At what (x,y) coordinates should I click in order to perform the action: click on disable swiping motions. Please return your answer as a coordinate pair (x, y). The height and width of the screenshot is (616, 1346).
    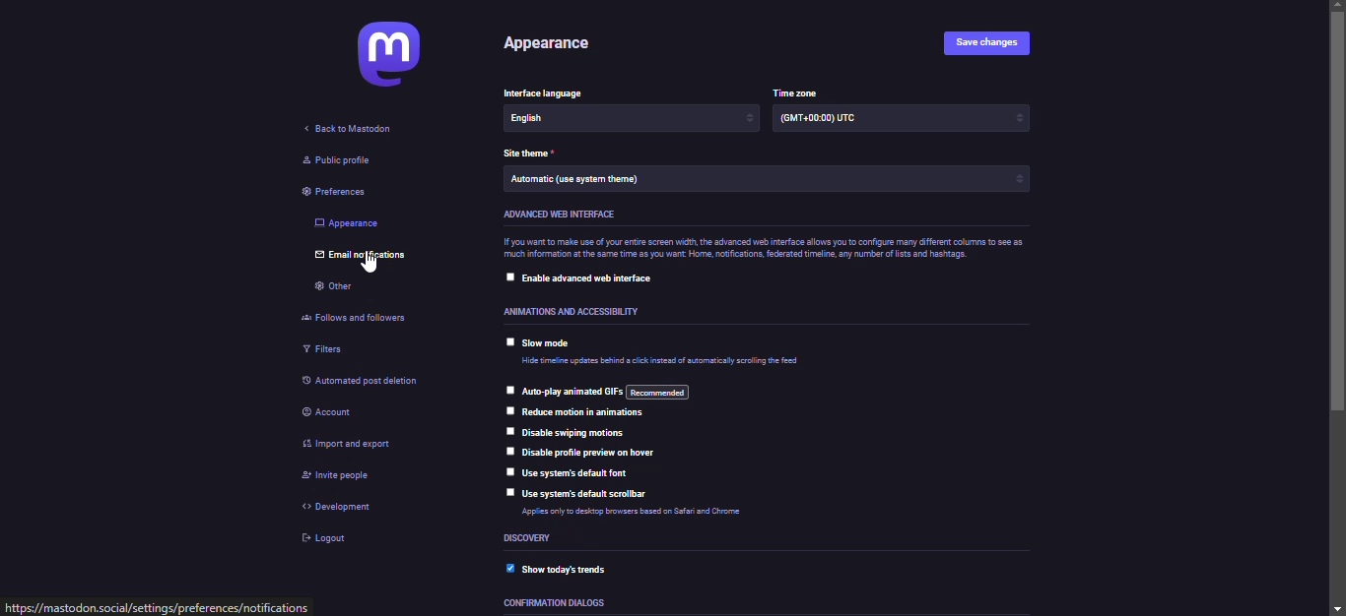
    Looking at the image, I should click on (575, 432).